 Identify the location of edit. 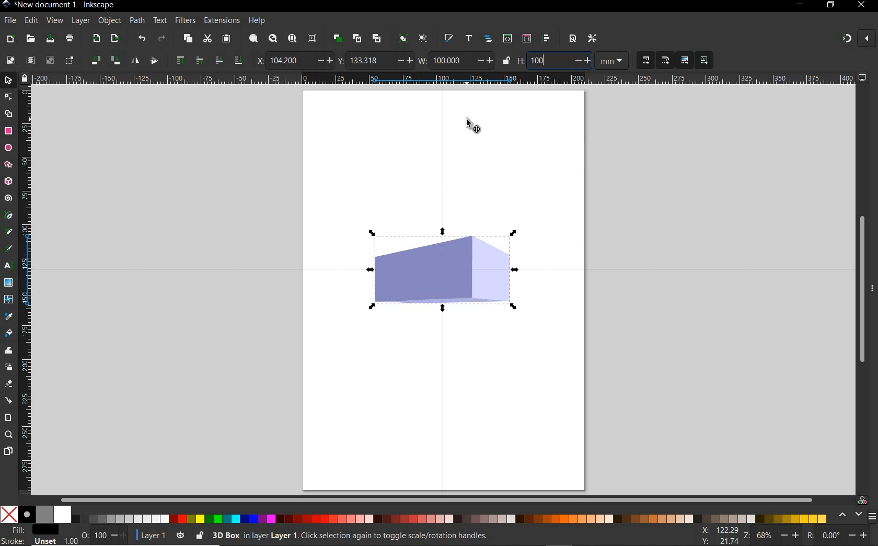
(30, 21).